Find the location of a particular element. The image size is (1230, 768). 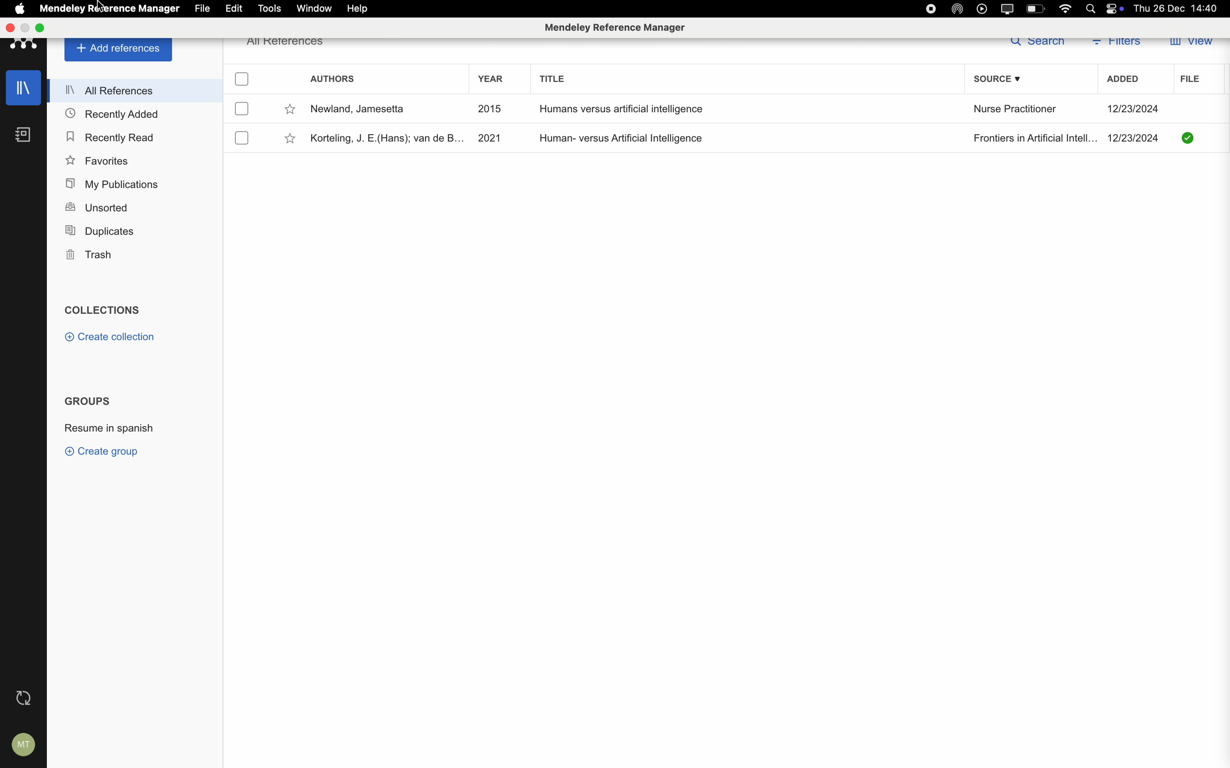

recently added is located at coordinates (113, 112).